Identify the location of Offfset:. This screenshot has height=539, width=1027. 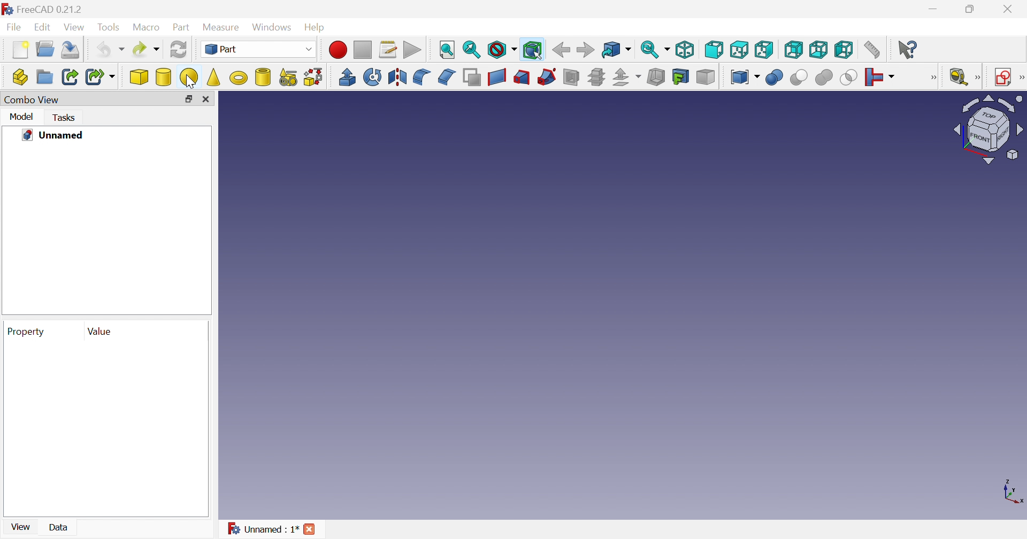
(627, 77).